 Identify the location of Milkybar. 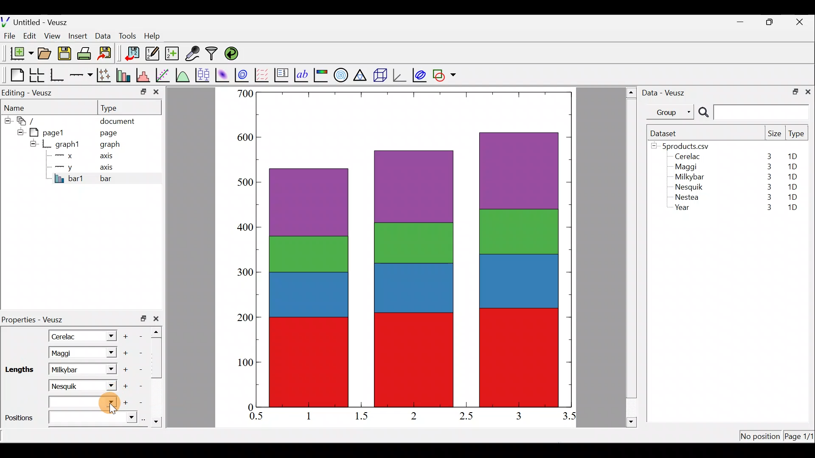
(687, 178).